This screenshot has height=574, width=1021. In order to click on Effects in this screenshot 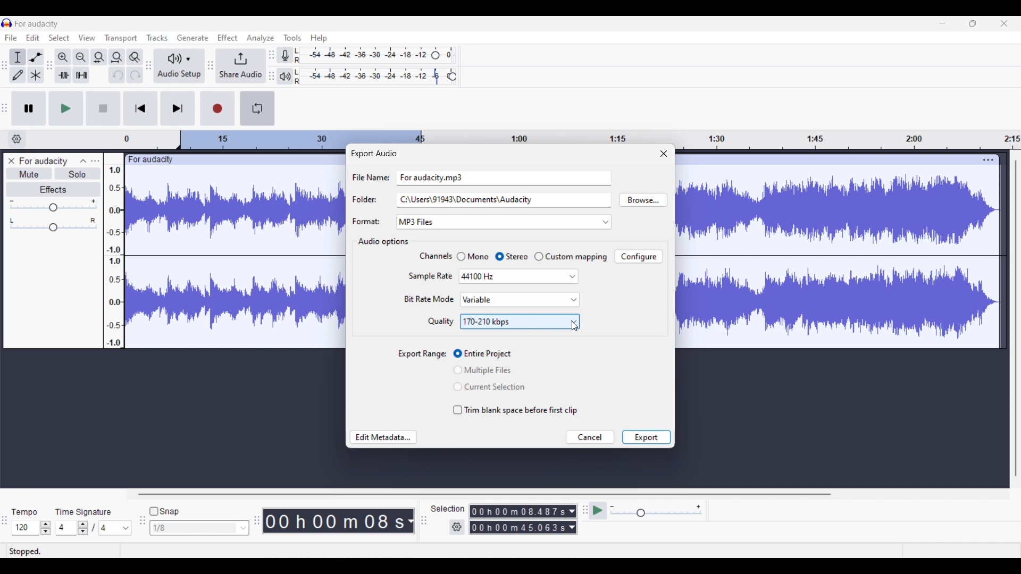, I will do `click(54, 190)`.